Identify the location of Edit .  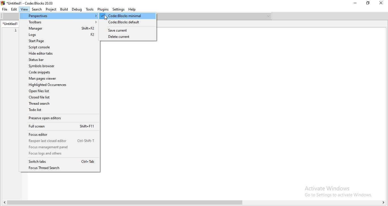
(14, 9).